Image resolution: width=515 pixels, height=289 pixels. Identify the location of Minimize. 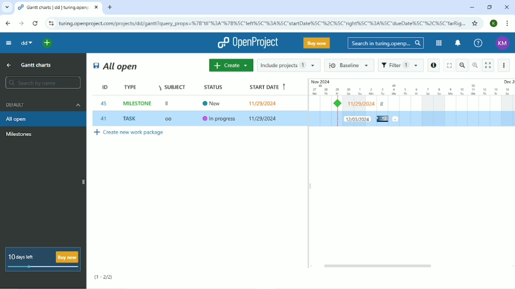
(471, 8).